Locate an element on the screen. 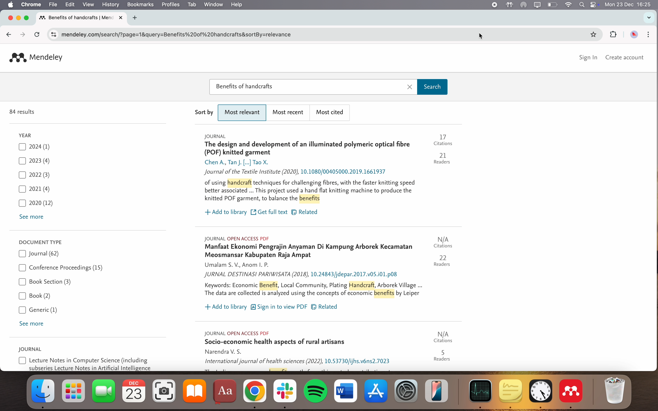  journal is located at coordinates (31, 349).